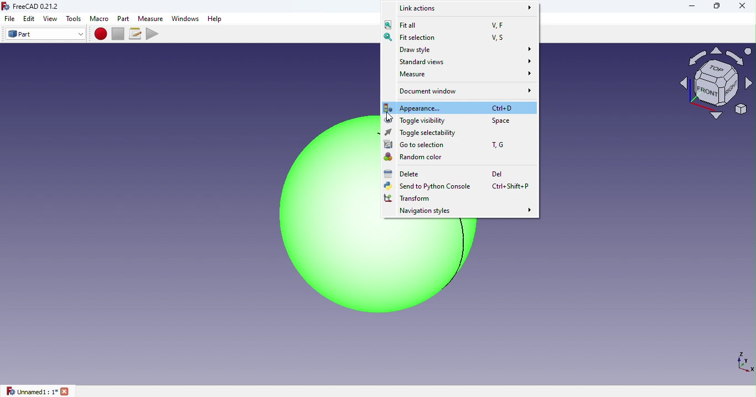 The width and height of the screenshot is (756, 397). Describe the element at coordinates (406, 199) in the screenshot. I see `Transform` at that location.